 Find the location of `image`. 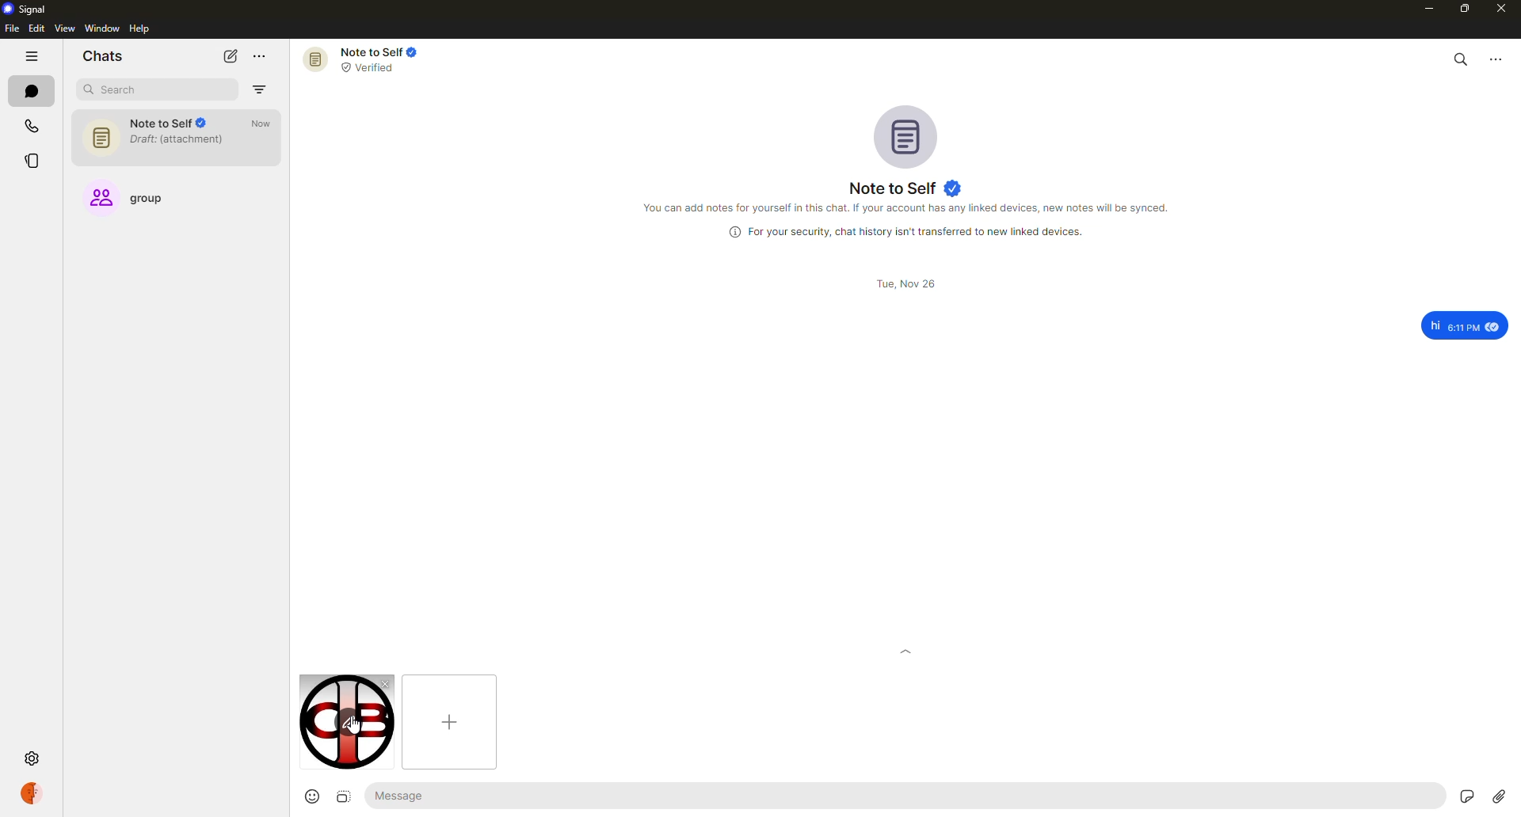

image is located at coordinates (345, 797).